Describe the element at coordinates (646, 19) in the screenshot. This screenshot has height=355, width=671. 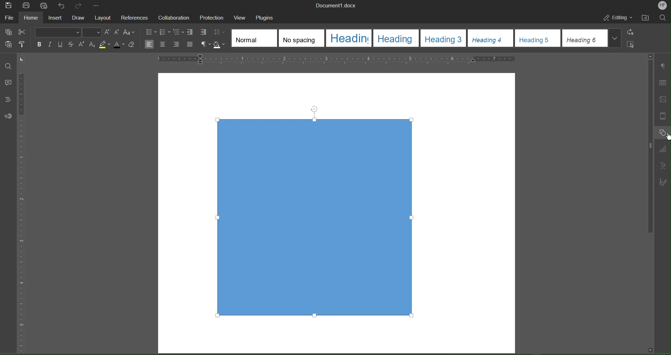
I see `Open File Location` at that location.